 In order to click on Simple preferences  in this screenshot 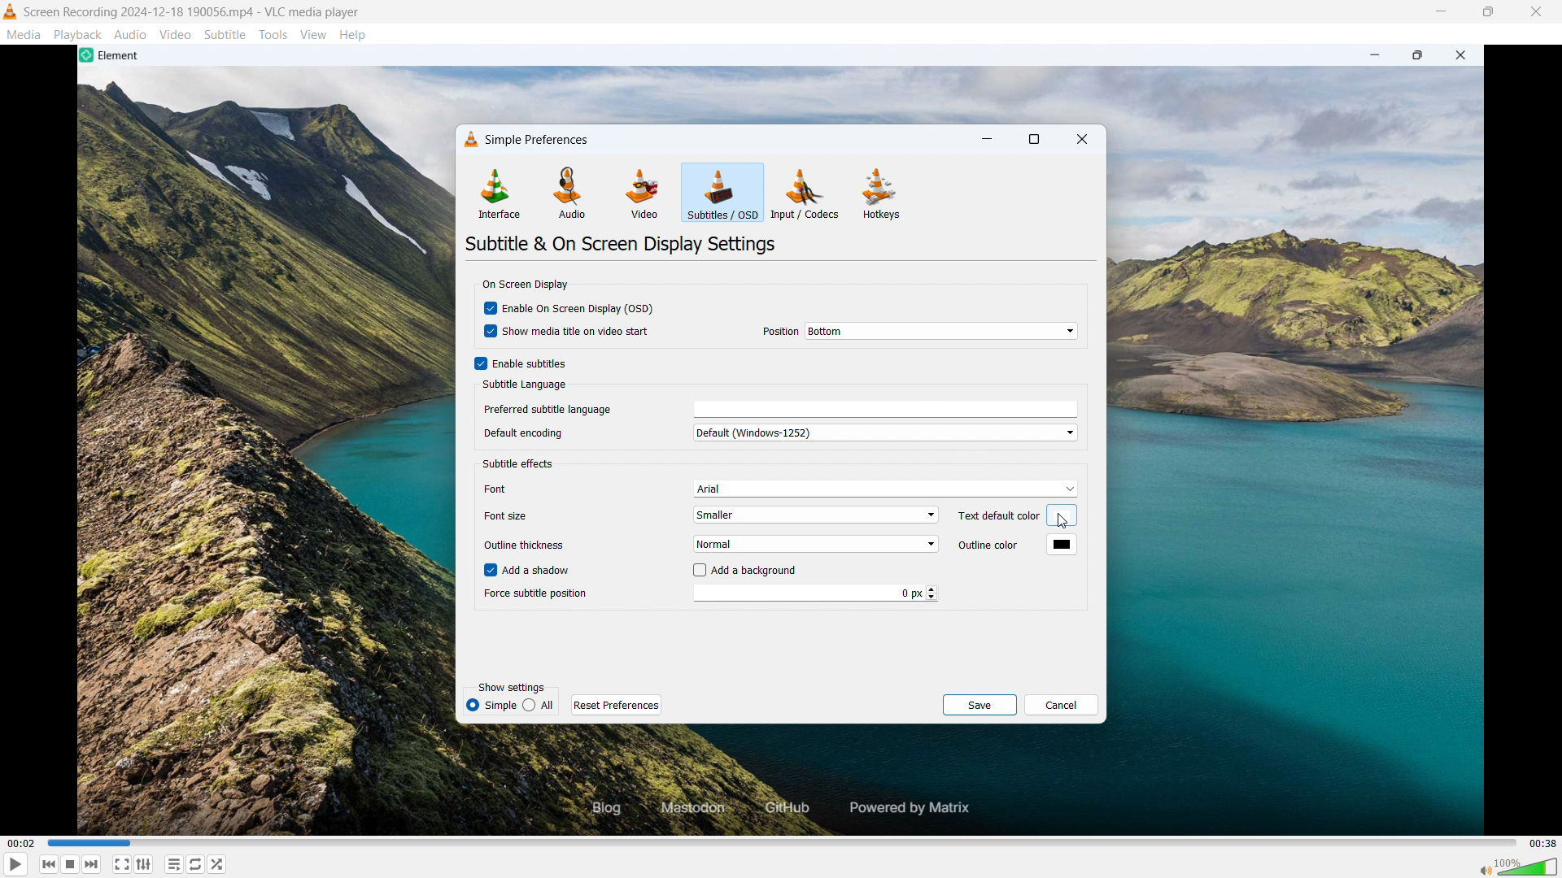, I will do `click(528, 139)`.